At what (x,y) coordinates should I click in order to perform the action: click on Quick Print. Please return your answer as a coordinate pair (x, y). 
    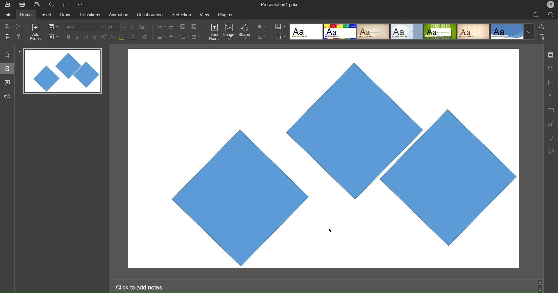
    Looking at the image, I should click on (37, 5).